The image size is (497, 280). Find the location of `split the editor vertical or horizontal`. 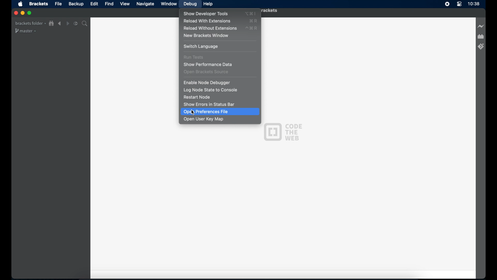

split the editor vertical or horizontal is located at coordinates (76, 24).